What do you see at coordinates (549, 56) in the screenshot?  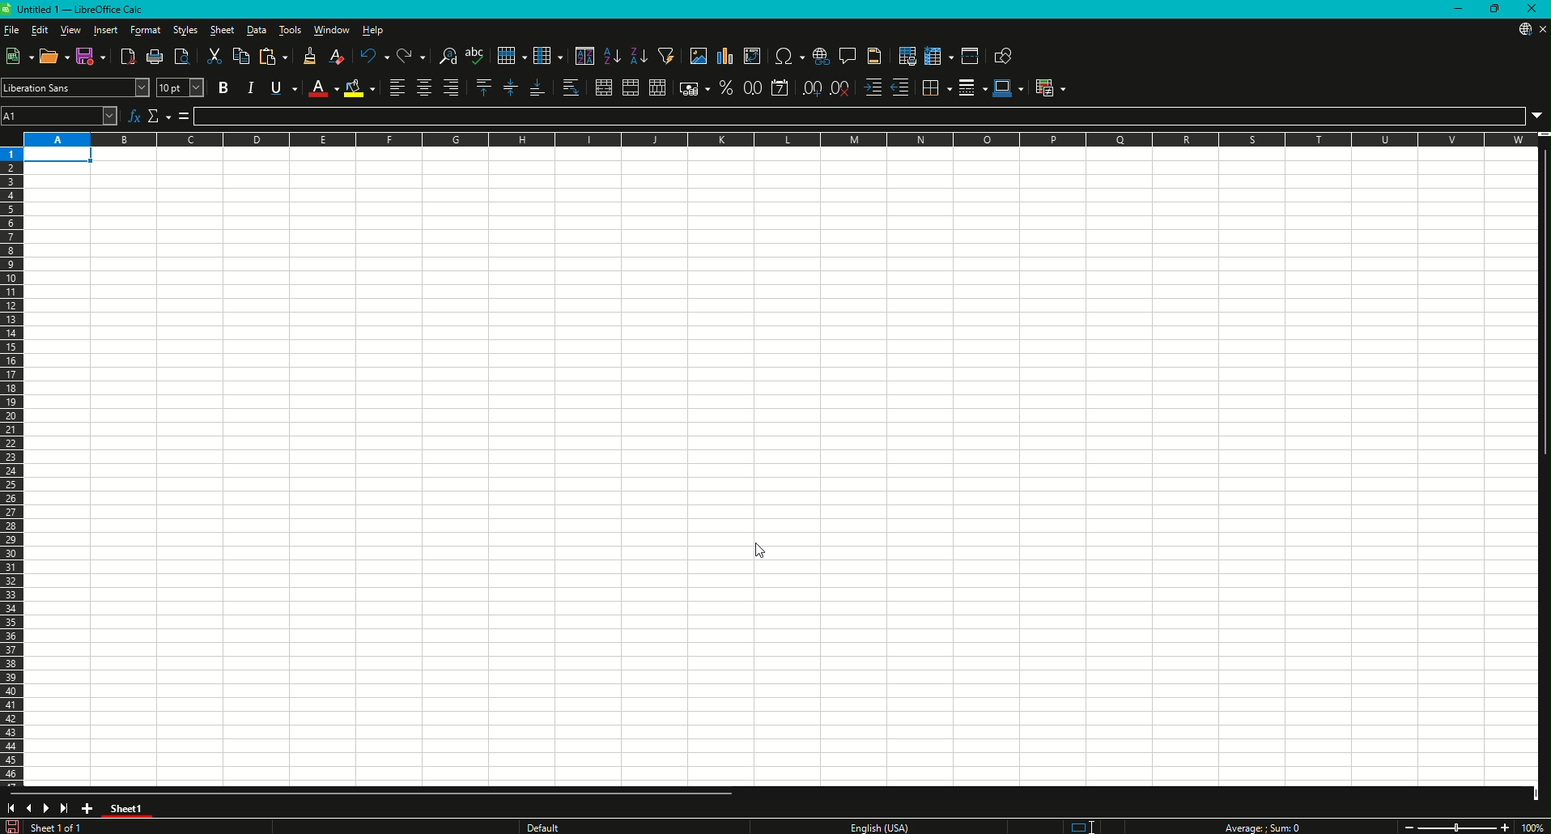 I see `Column` at bounding box center [549, 56].